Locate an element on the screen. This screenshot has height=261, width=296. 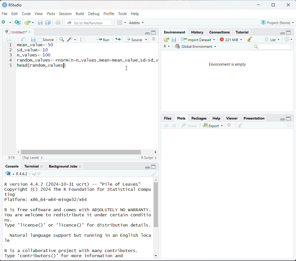
find/replace is located at coordinates (62, 40).